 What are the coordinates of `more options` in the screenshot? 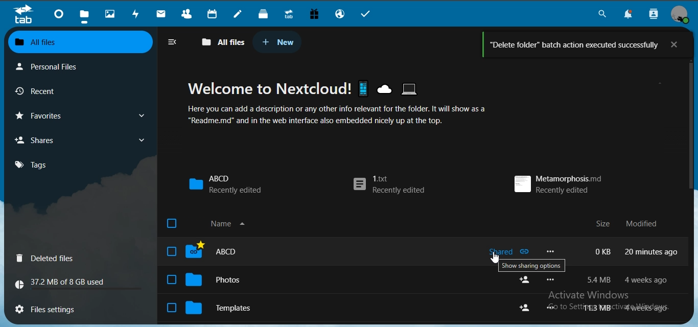 It's located at (549, 251).